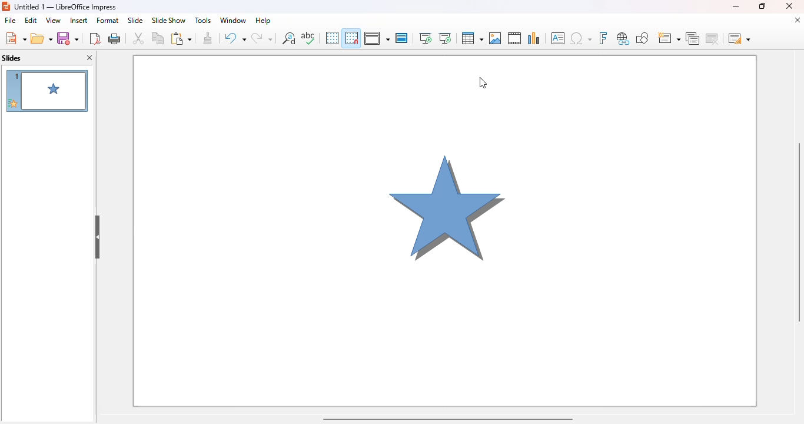  I want to click on copy, so click(158, 38).